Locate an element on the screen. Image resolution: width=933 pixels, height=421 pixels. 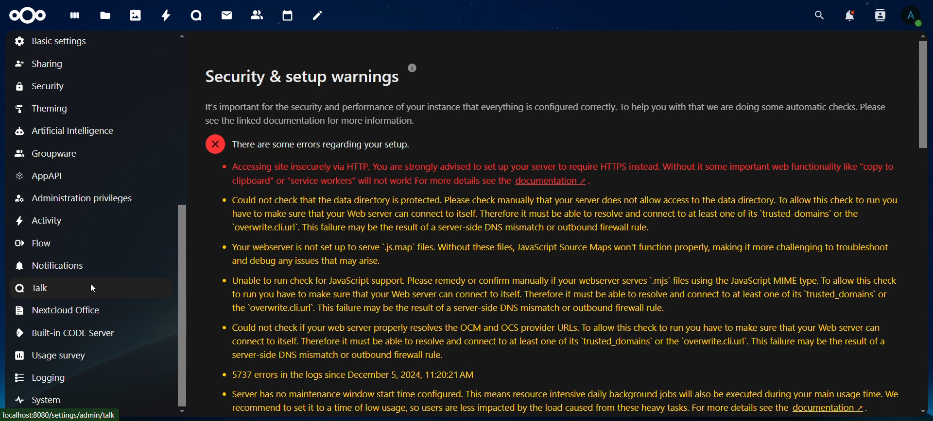
search contacts is located at coordinates (876, 15).